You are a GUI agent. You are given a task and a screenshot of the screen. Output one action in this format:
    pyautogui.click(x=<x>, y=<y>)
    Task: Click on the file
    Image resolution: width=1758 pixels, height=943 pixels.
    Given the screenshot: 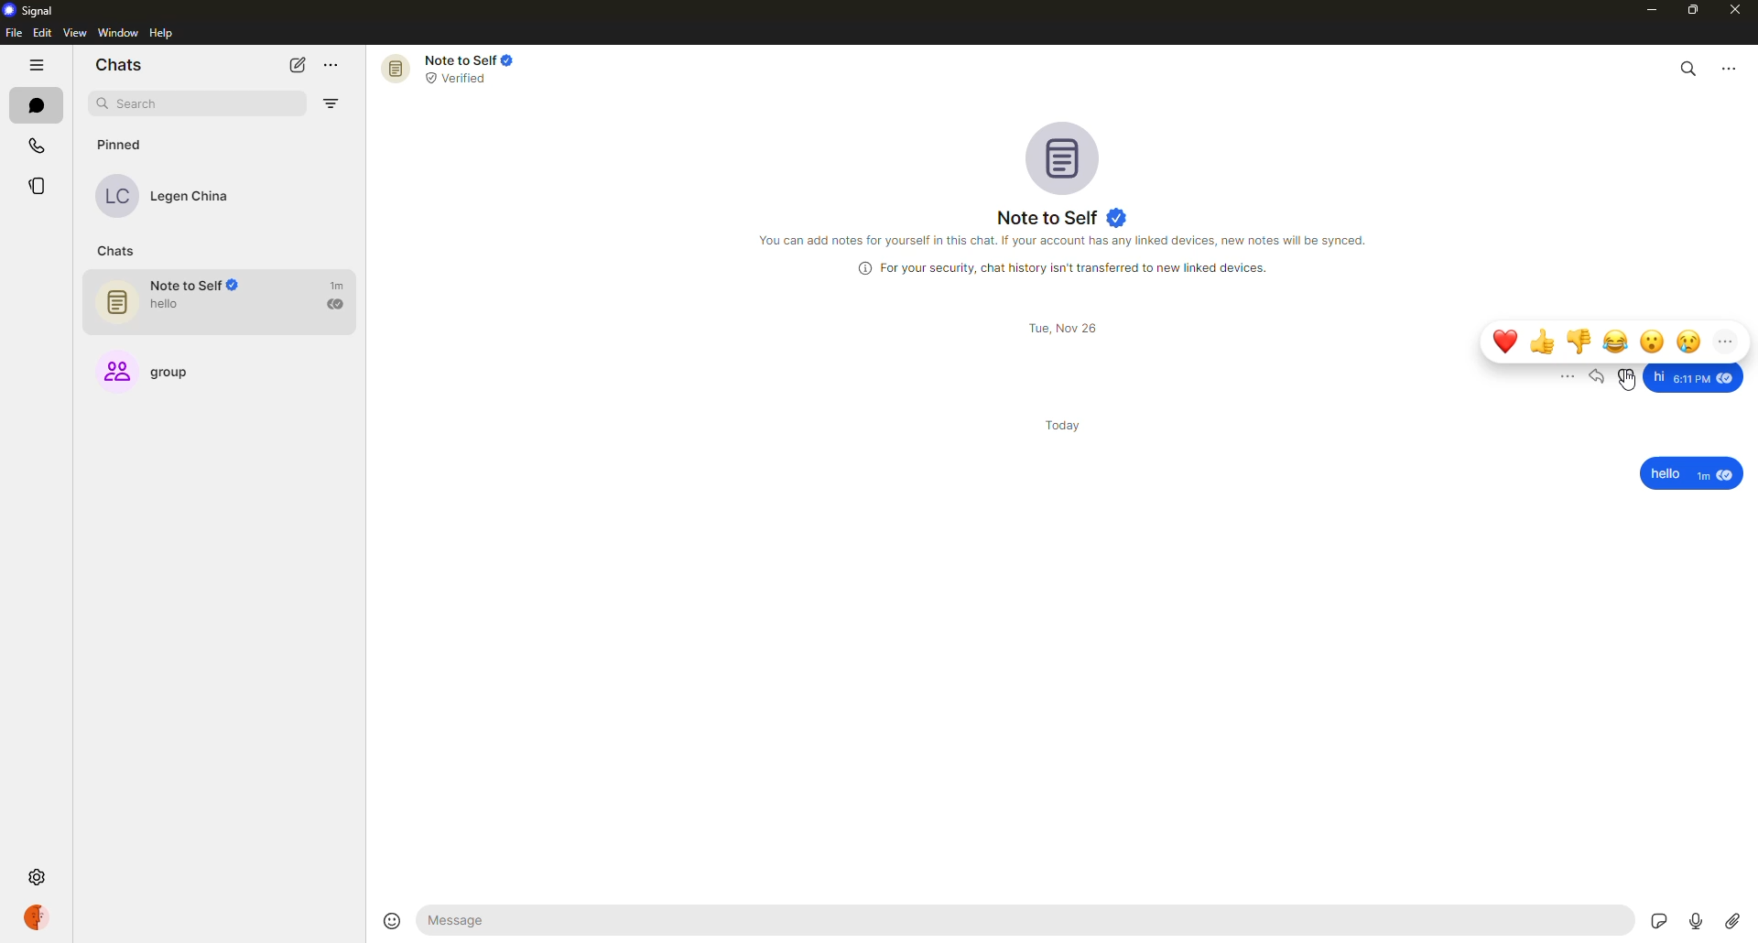 What is the action you would take?
    pyautogui.click(x=13, y=34)
    